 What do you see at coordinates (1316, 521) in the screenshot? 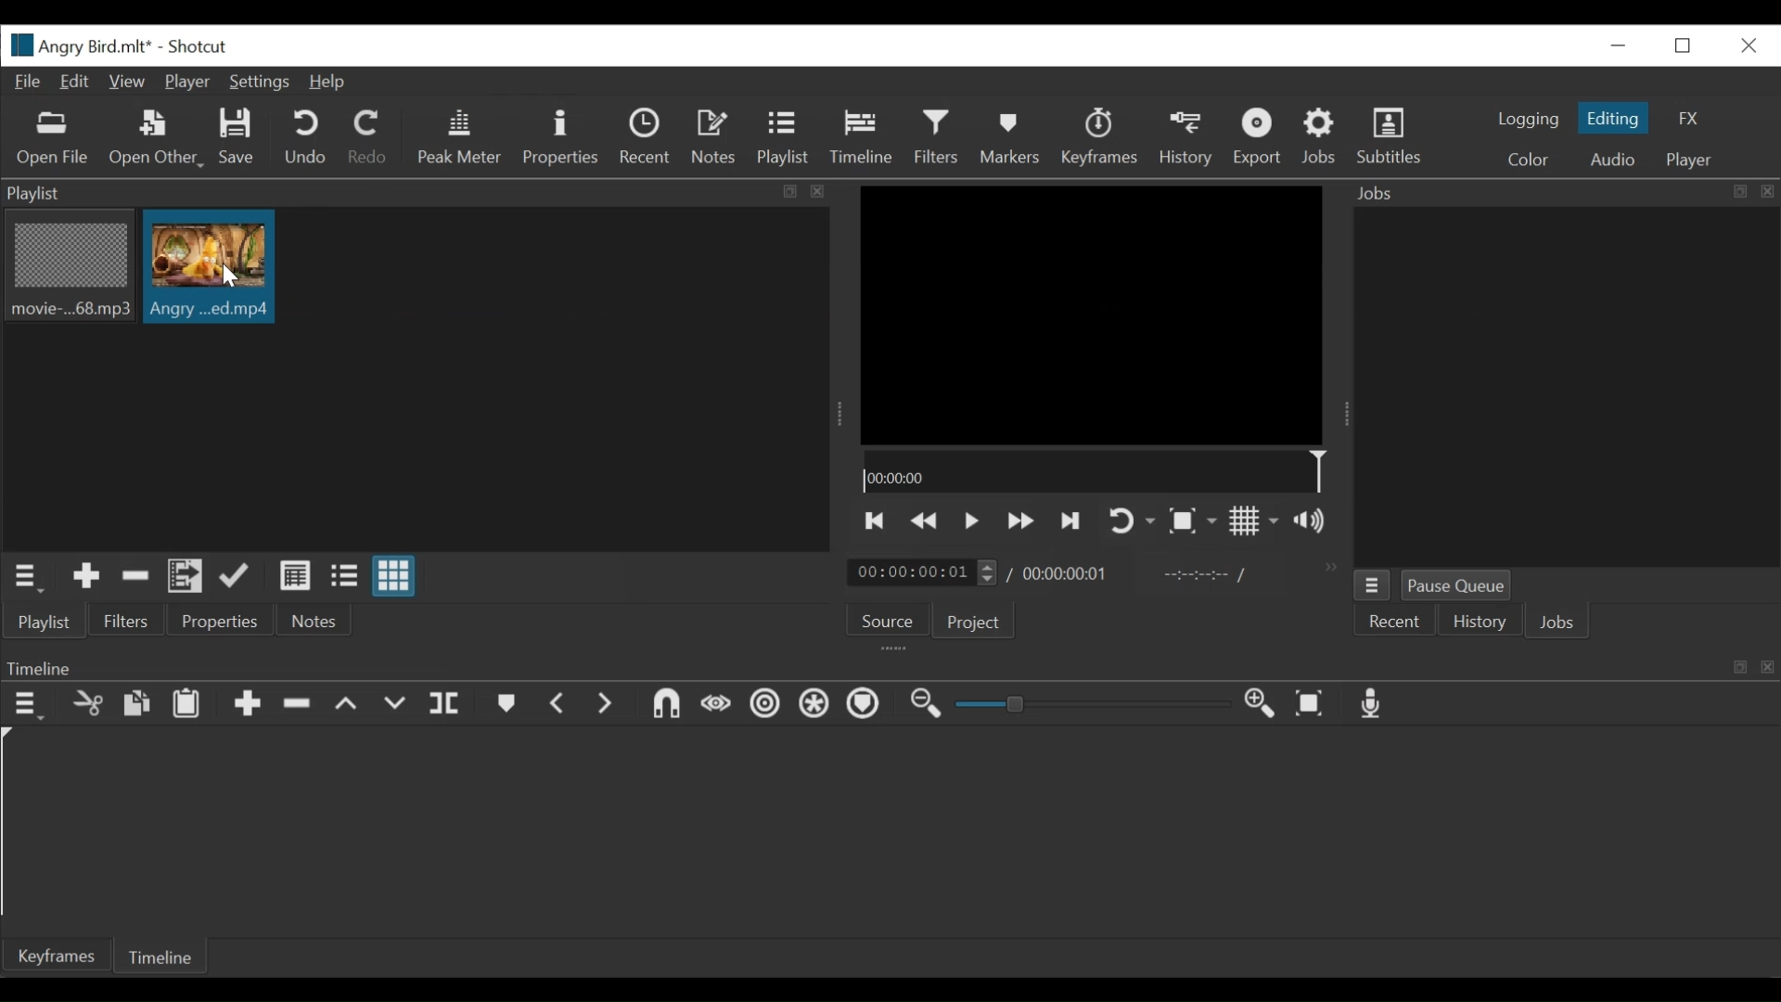
I see `Show volume control` at bounding box center [1316, 521].